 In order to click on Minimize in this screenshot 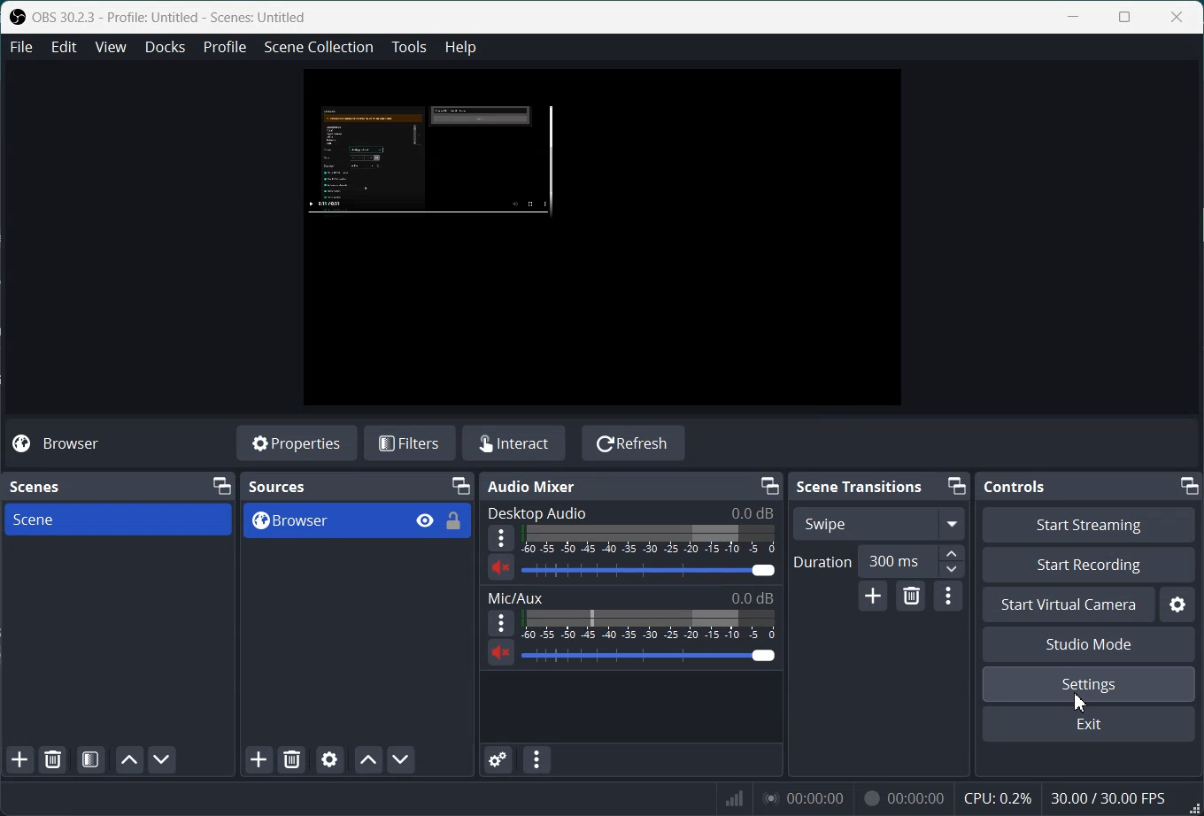, I will do `click(957, 484)`.